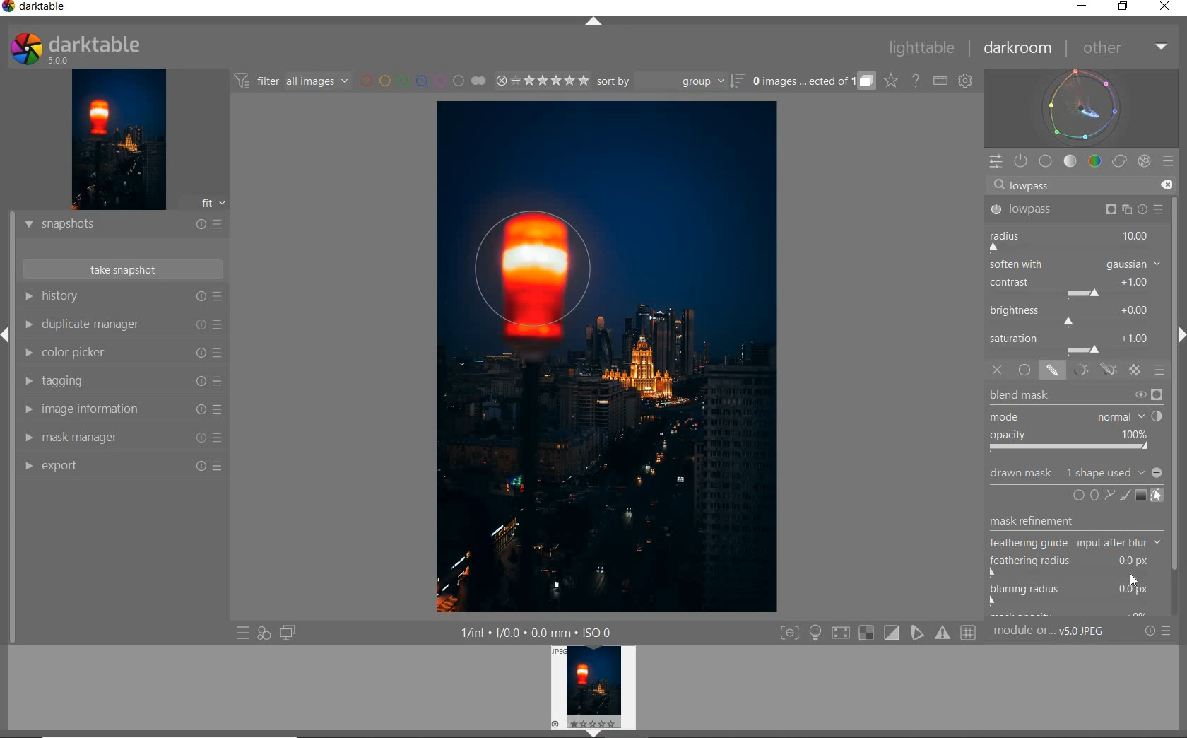  I want to click on FILTER BY IMAGE COLOR LABEL, so click(423, 82).